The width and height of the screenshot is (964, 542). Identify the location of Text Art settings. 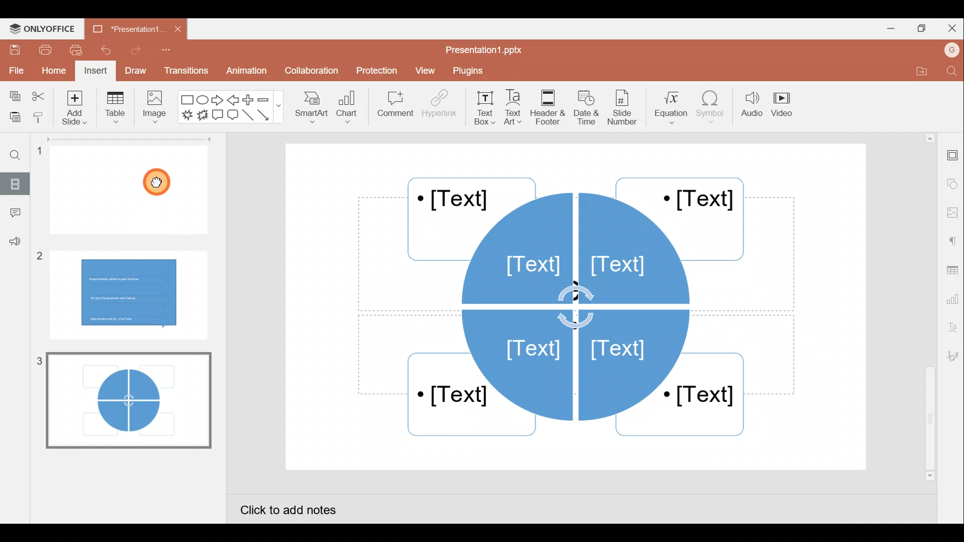
(951, 331).